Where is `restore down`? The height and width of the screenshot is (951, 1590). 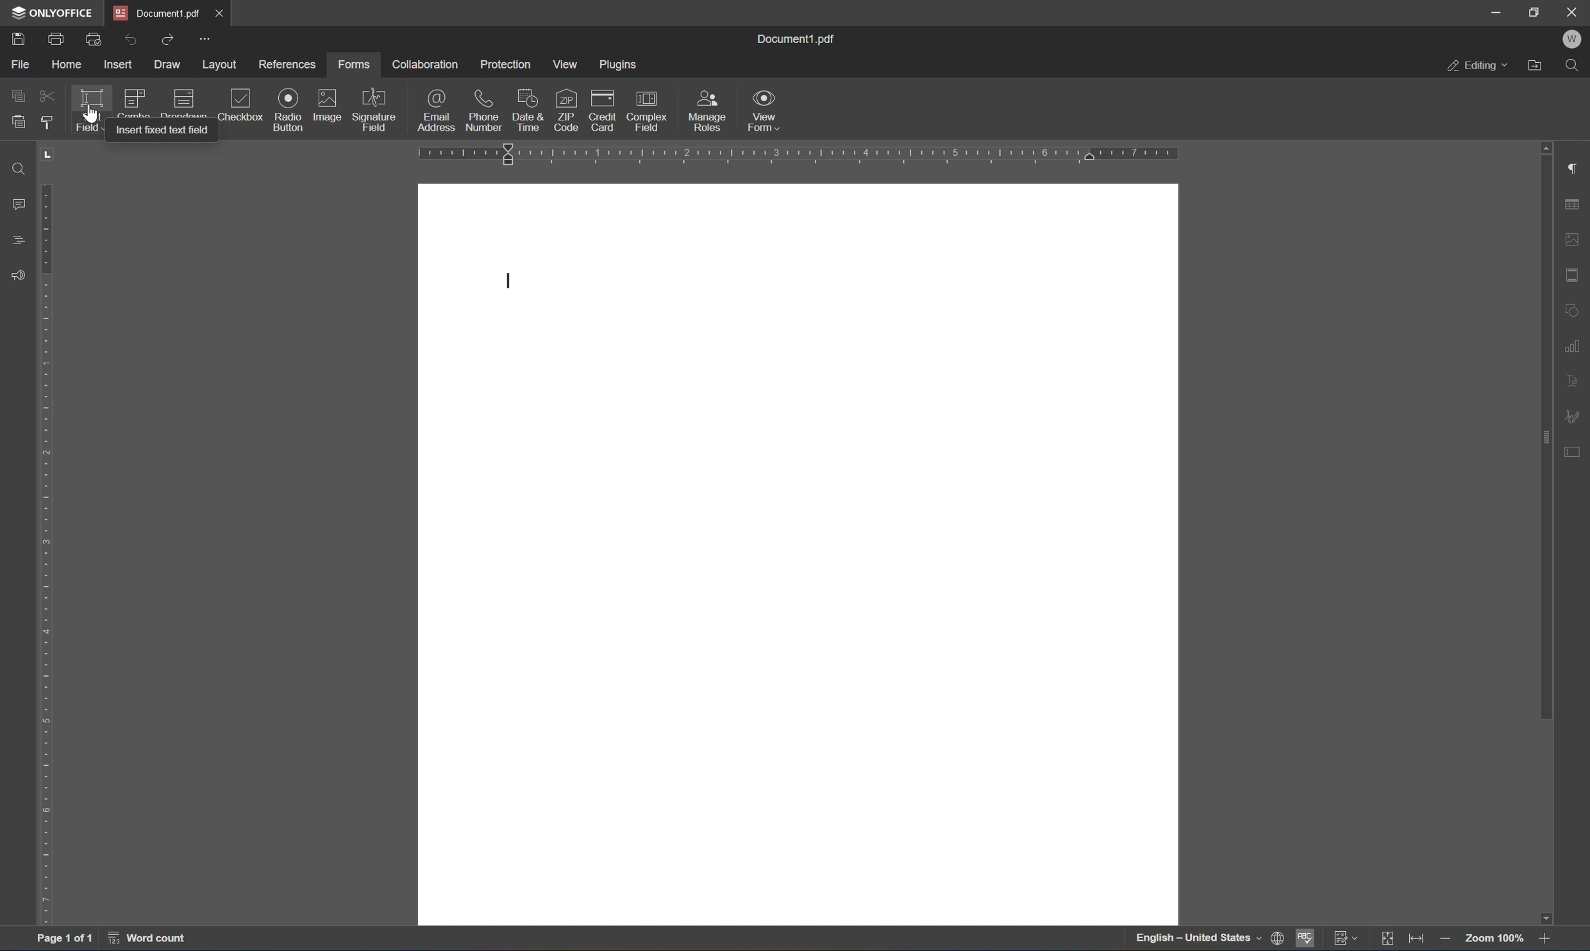
restore down is located at coordinates (1534, 12).